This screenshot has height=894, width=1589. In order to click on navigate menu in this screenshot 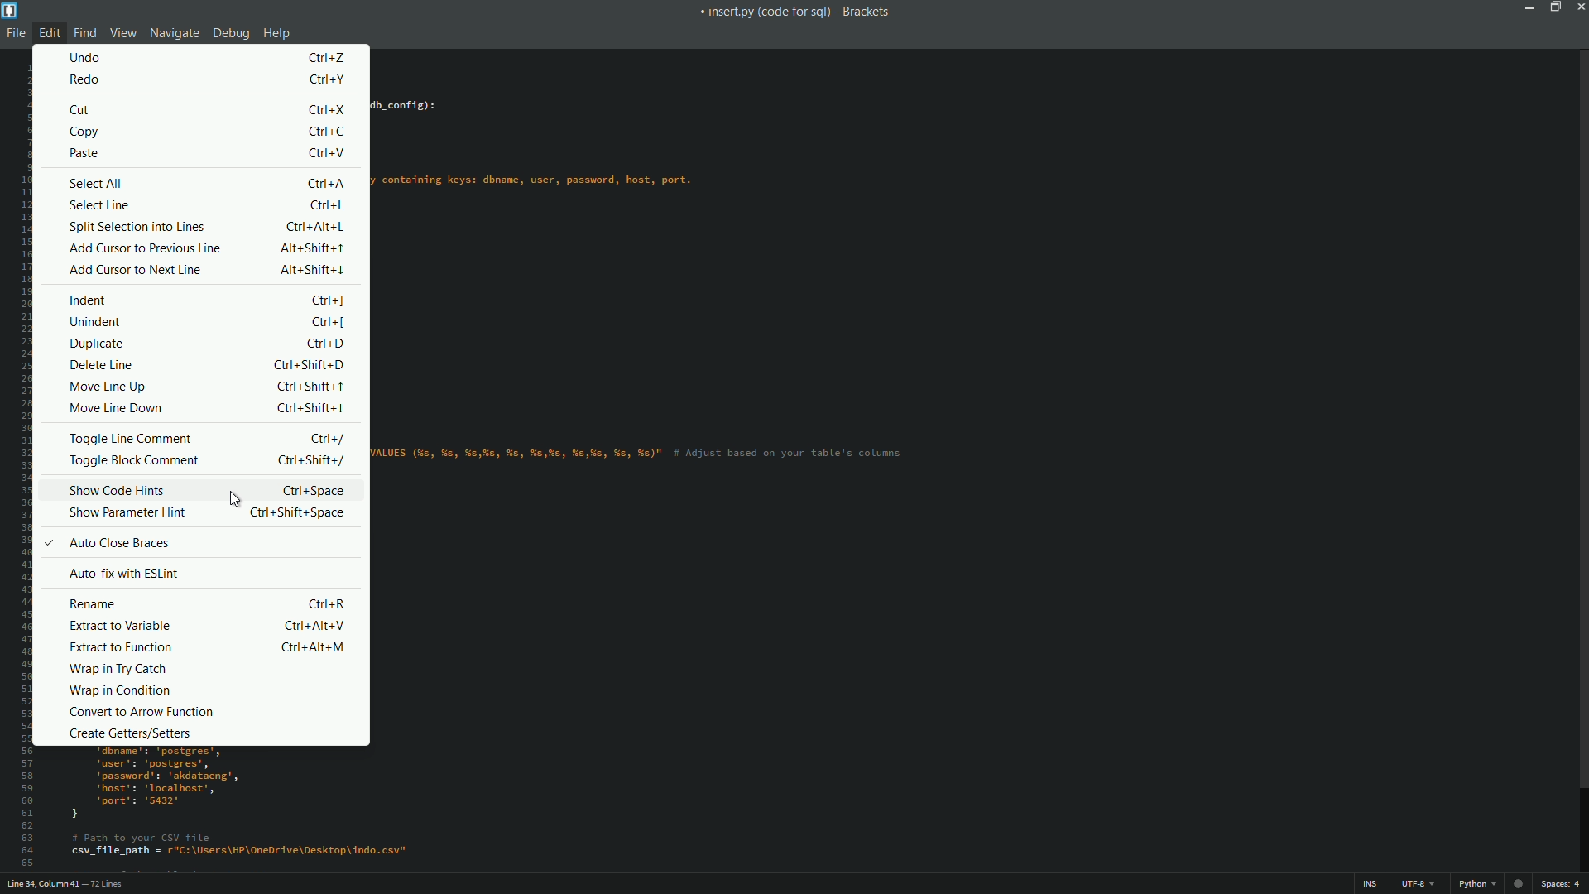, I will do `click(172, 33)`.